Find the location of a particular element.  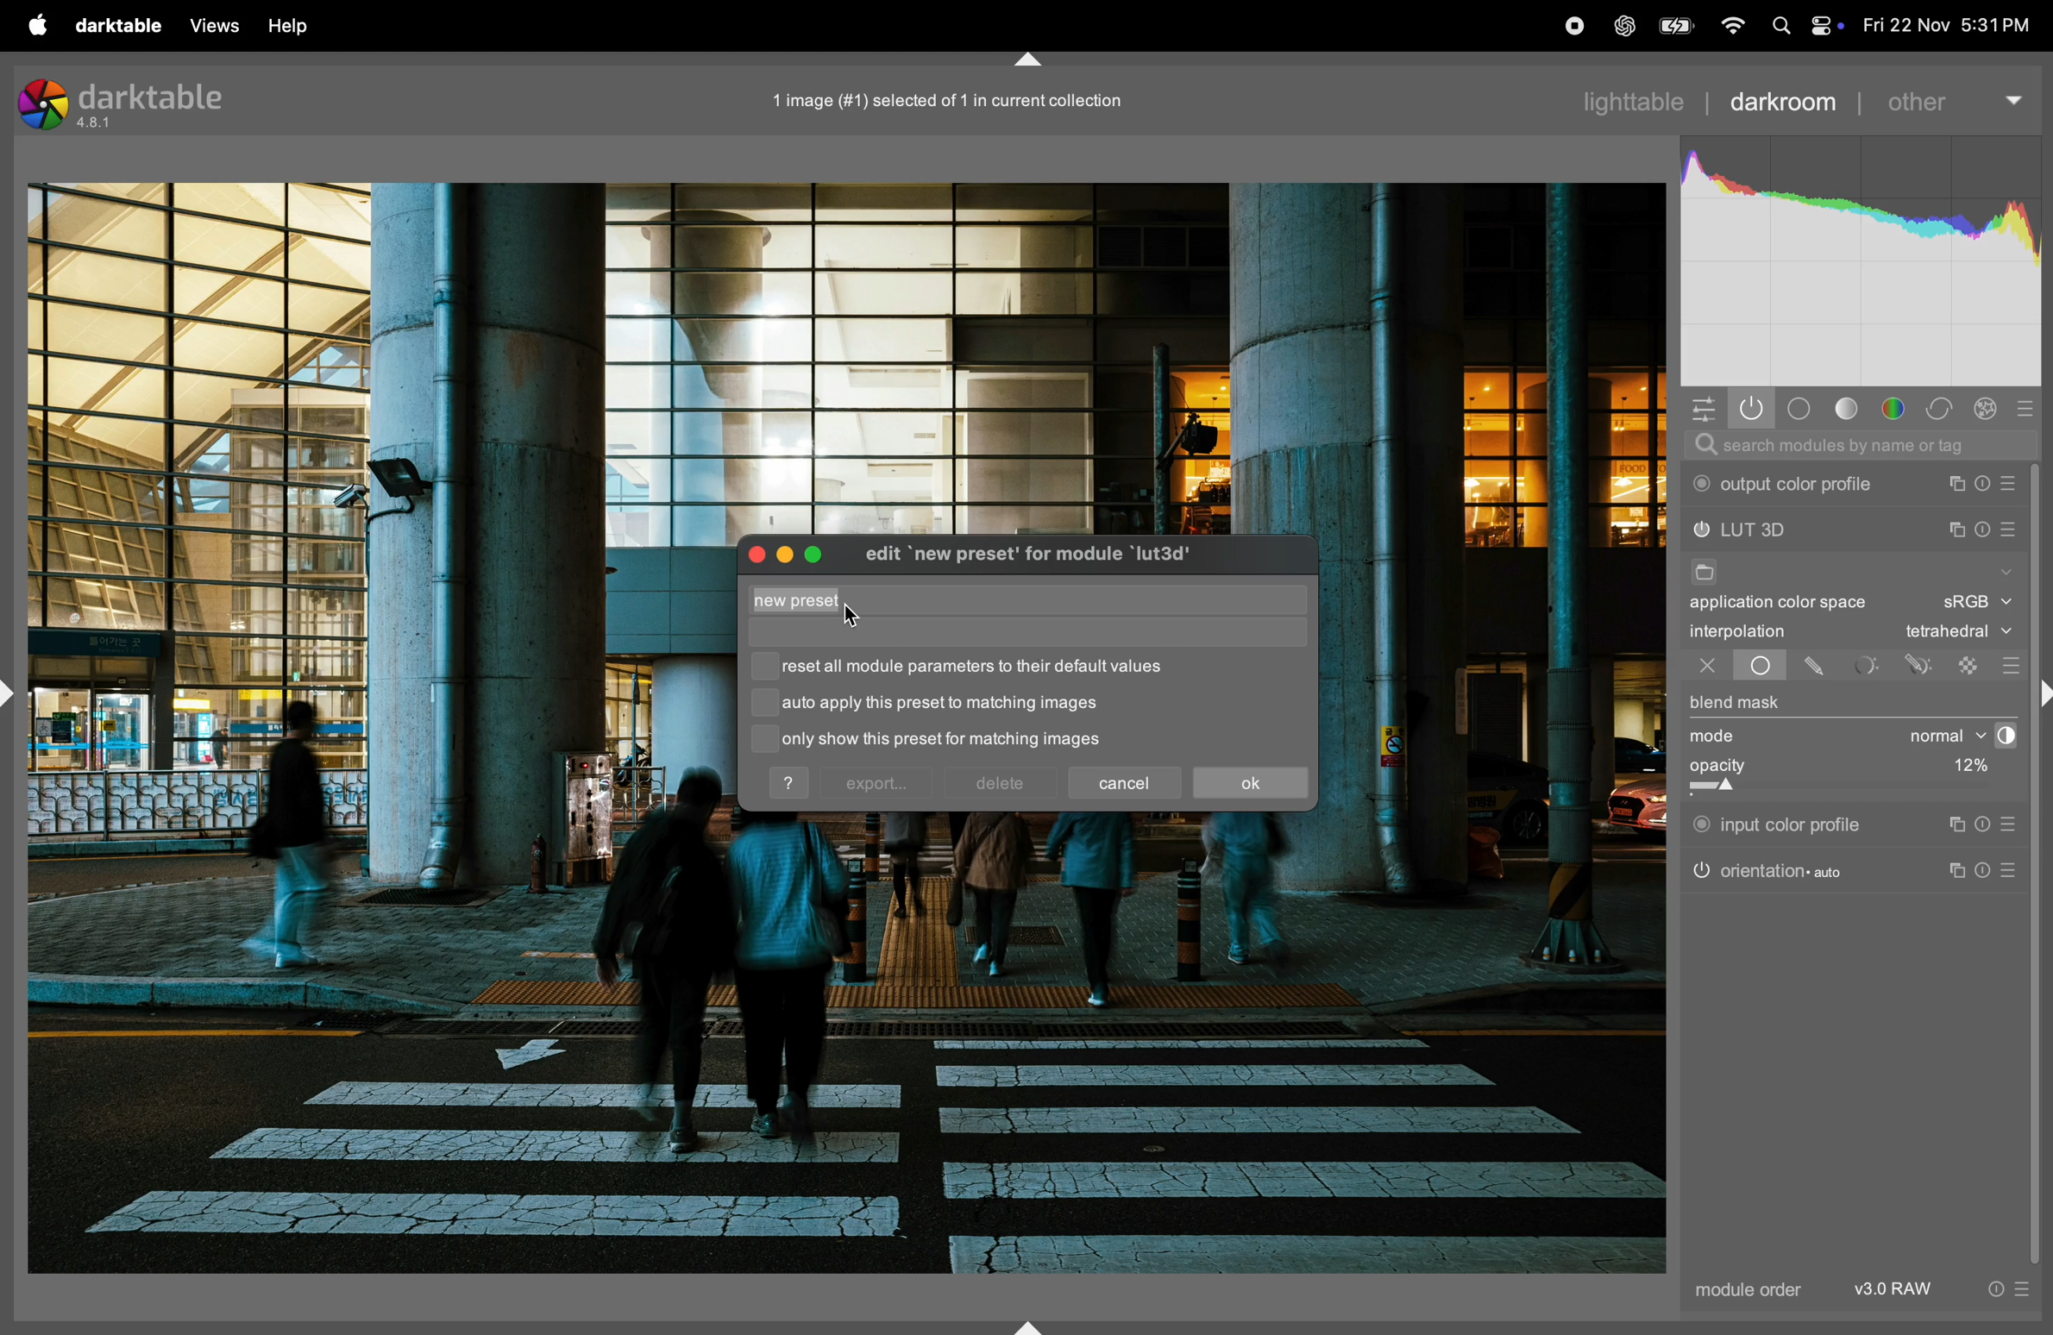

interpolation is located at coordinates (1738, 631).